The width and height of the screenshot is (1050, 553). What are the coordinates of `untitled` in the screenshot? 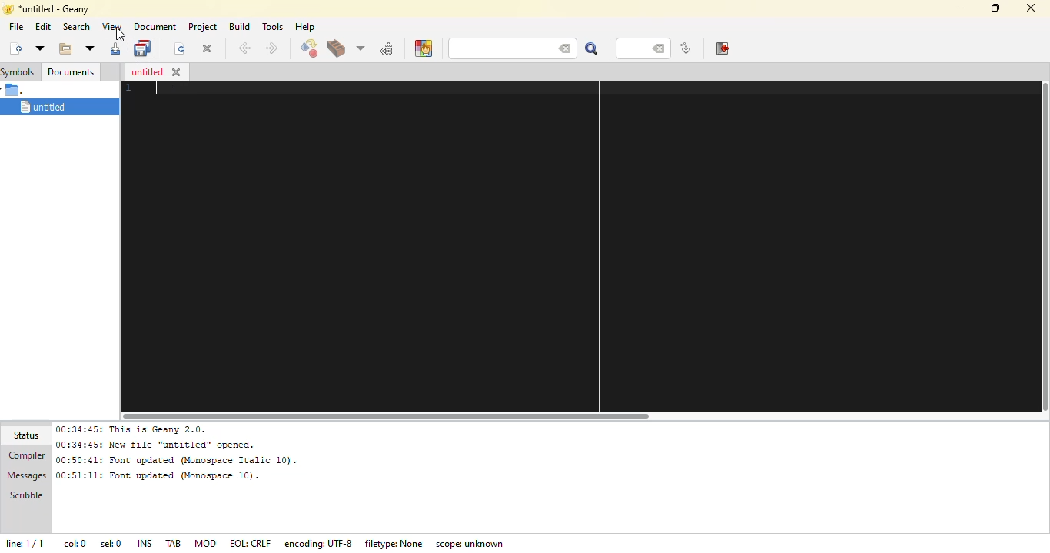 It's located at (145, 72).